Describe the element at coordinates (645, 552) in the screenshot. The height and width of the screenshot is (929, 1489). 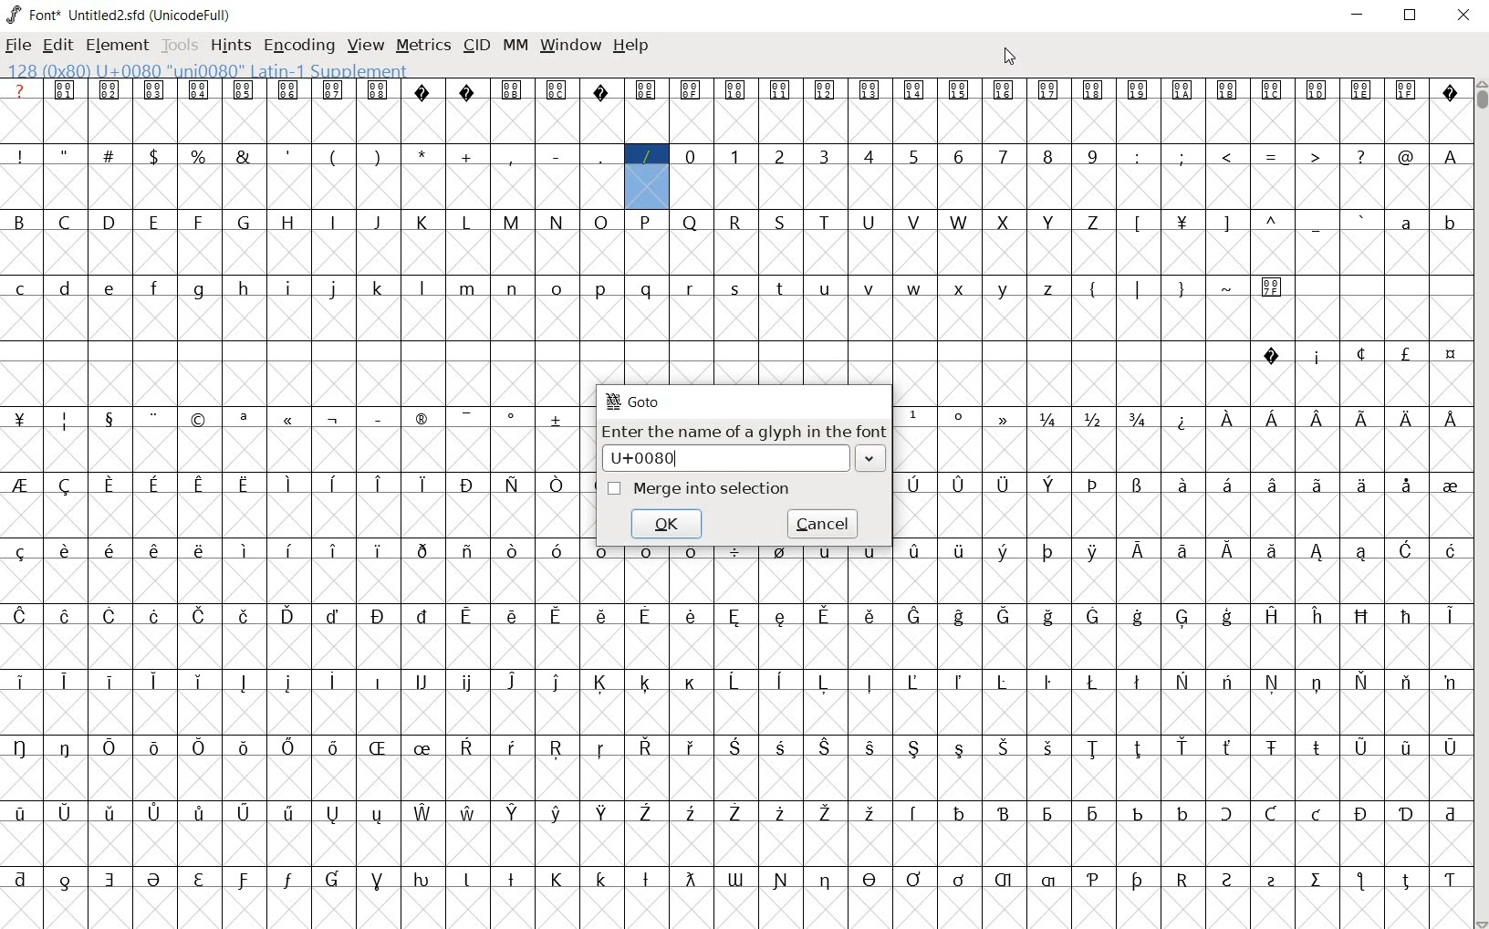
I see `glyph` at that location.